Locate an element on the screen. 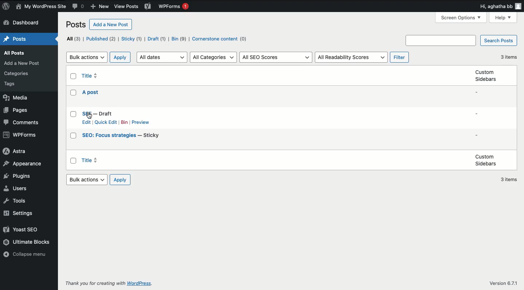 The image size is (524, 290). WPForms is located at coordinates (21, 134).